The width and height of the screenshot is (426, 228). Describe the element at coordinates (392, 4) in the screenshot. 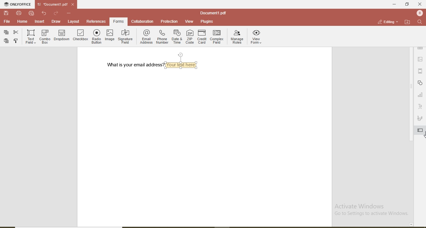

I see `minimise` at that location.